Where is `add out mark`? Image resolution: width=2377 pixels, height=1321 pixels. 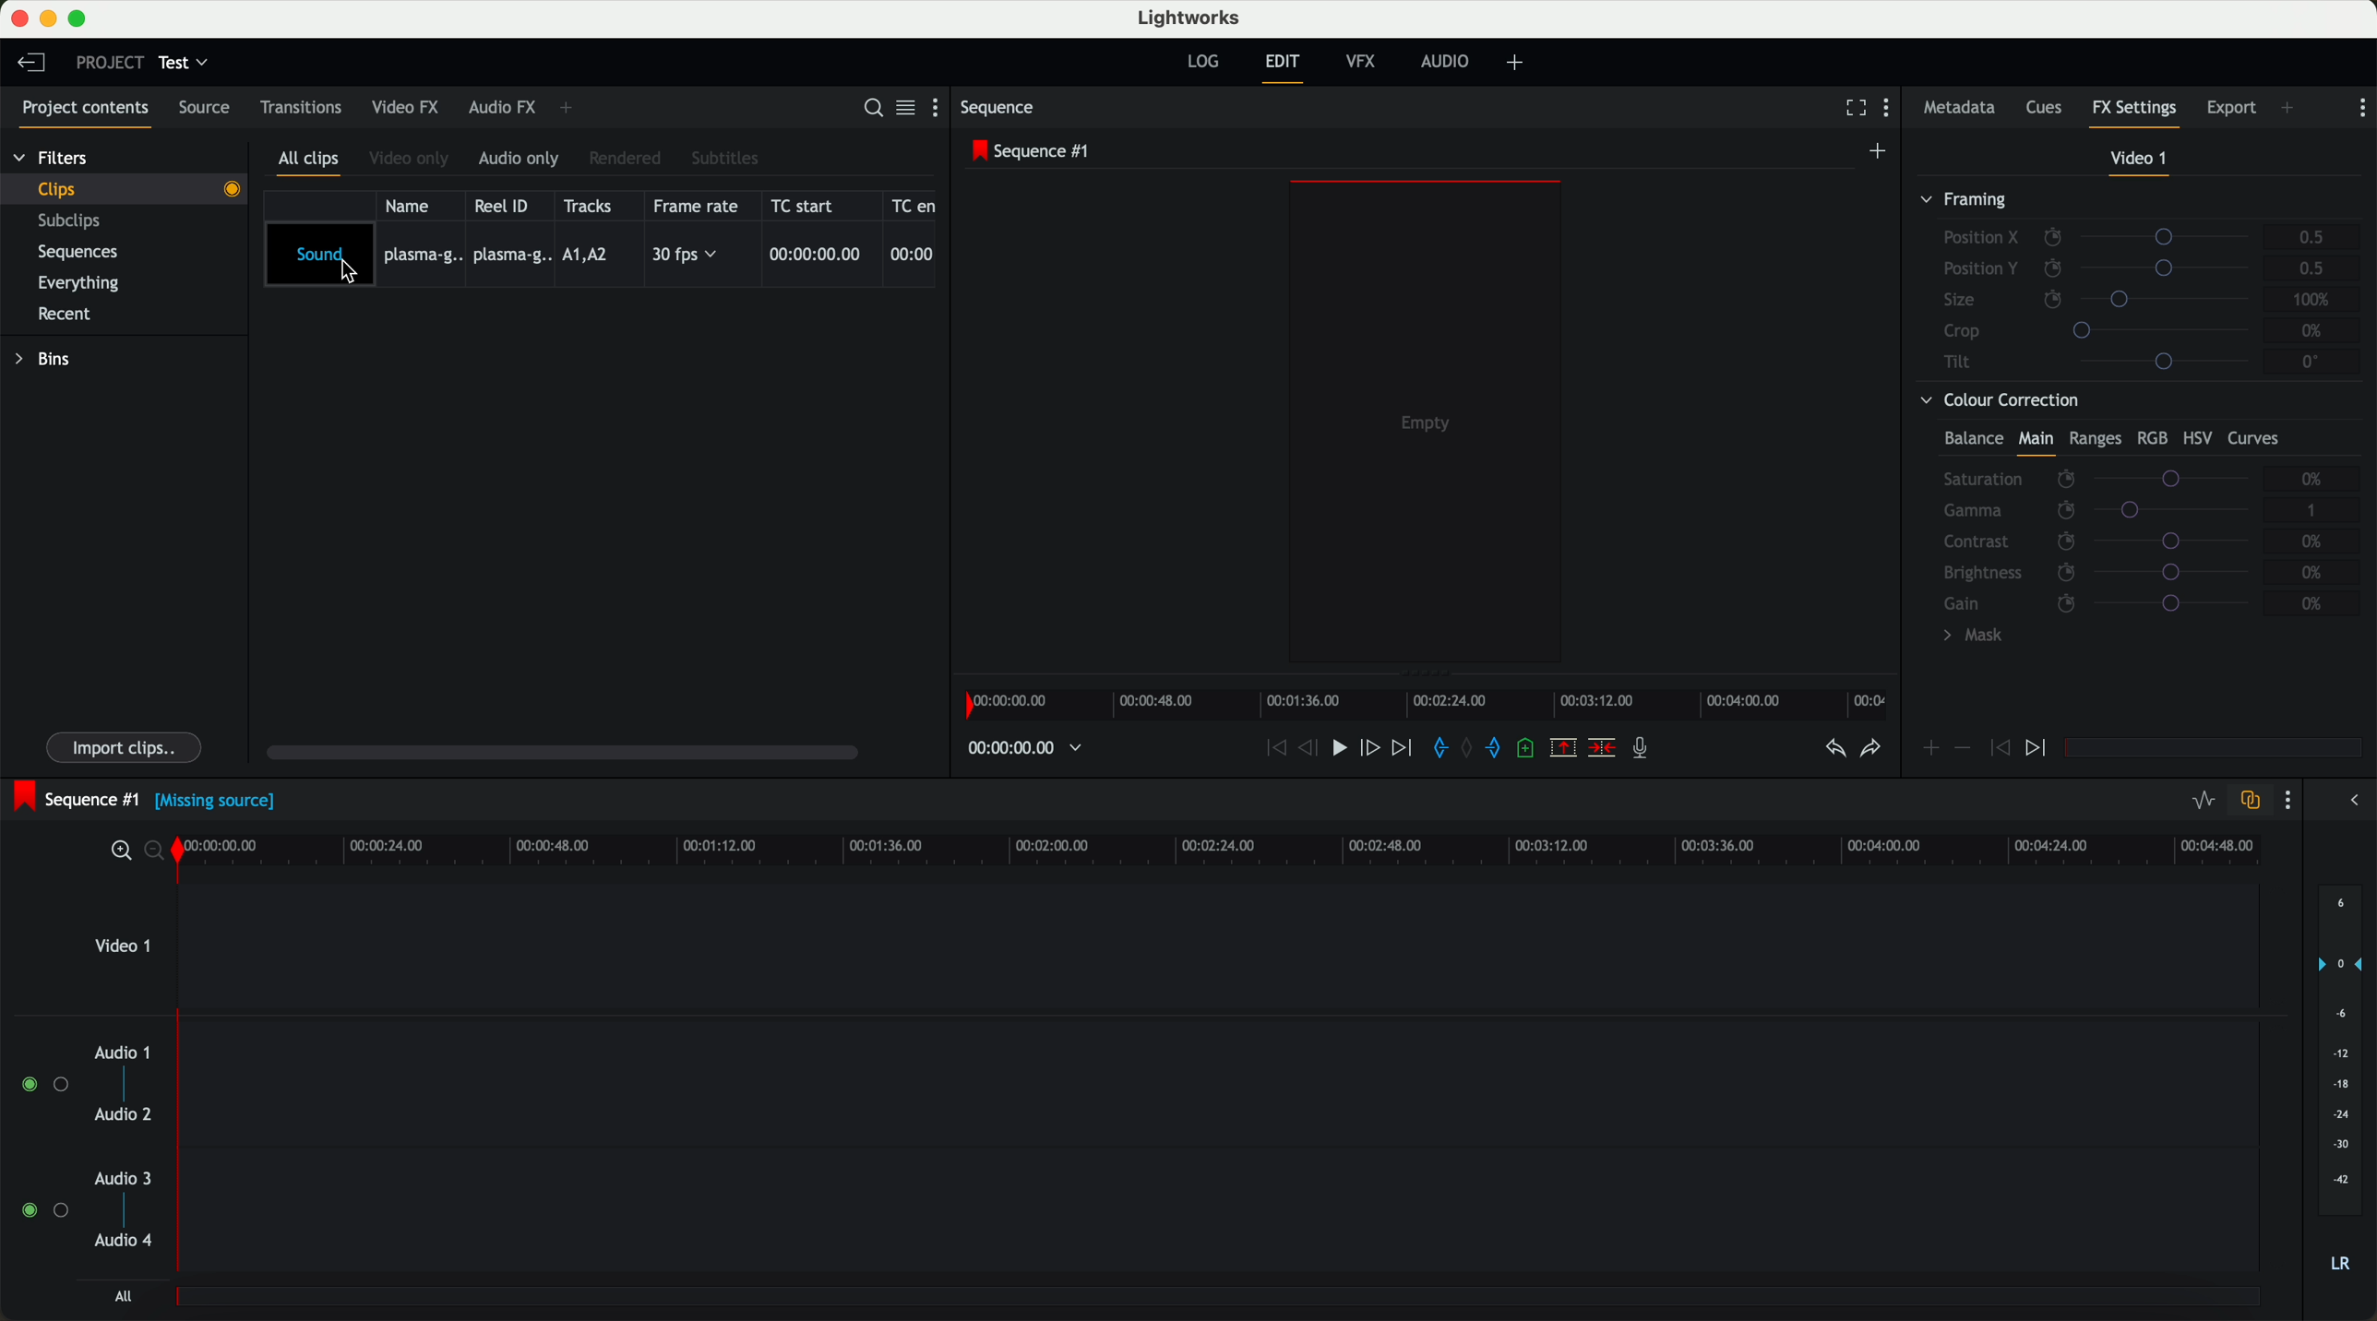 add out mark is located at coordinates (1500, 750).